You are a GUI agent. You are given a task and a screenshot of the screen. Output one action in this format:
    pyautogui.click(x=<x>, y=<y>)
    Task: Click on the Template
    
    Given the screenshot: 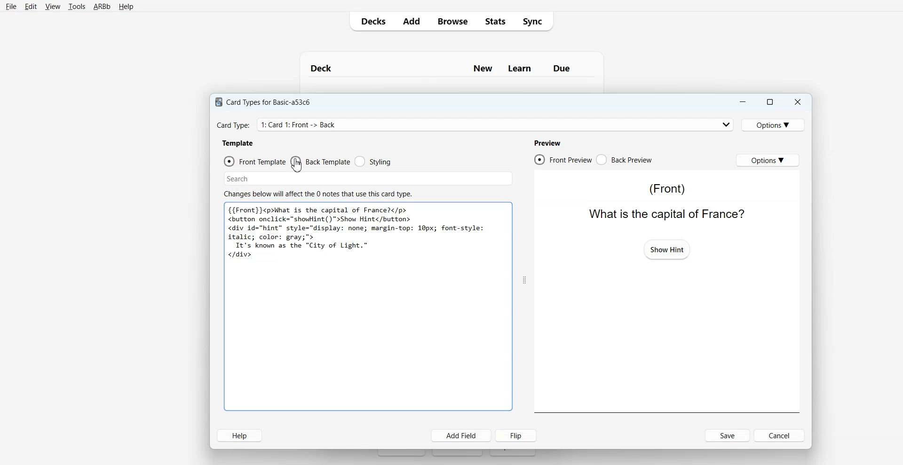 What is the action you would take?
    pyautogui.click(x=238, y=143)
    